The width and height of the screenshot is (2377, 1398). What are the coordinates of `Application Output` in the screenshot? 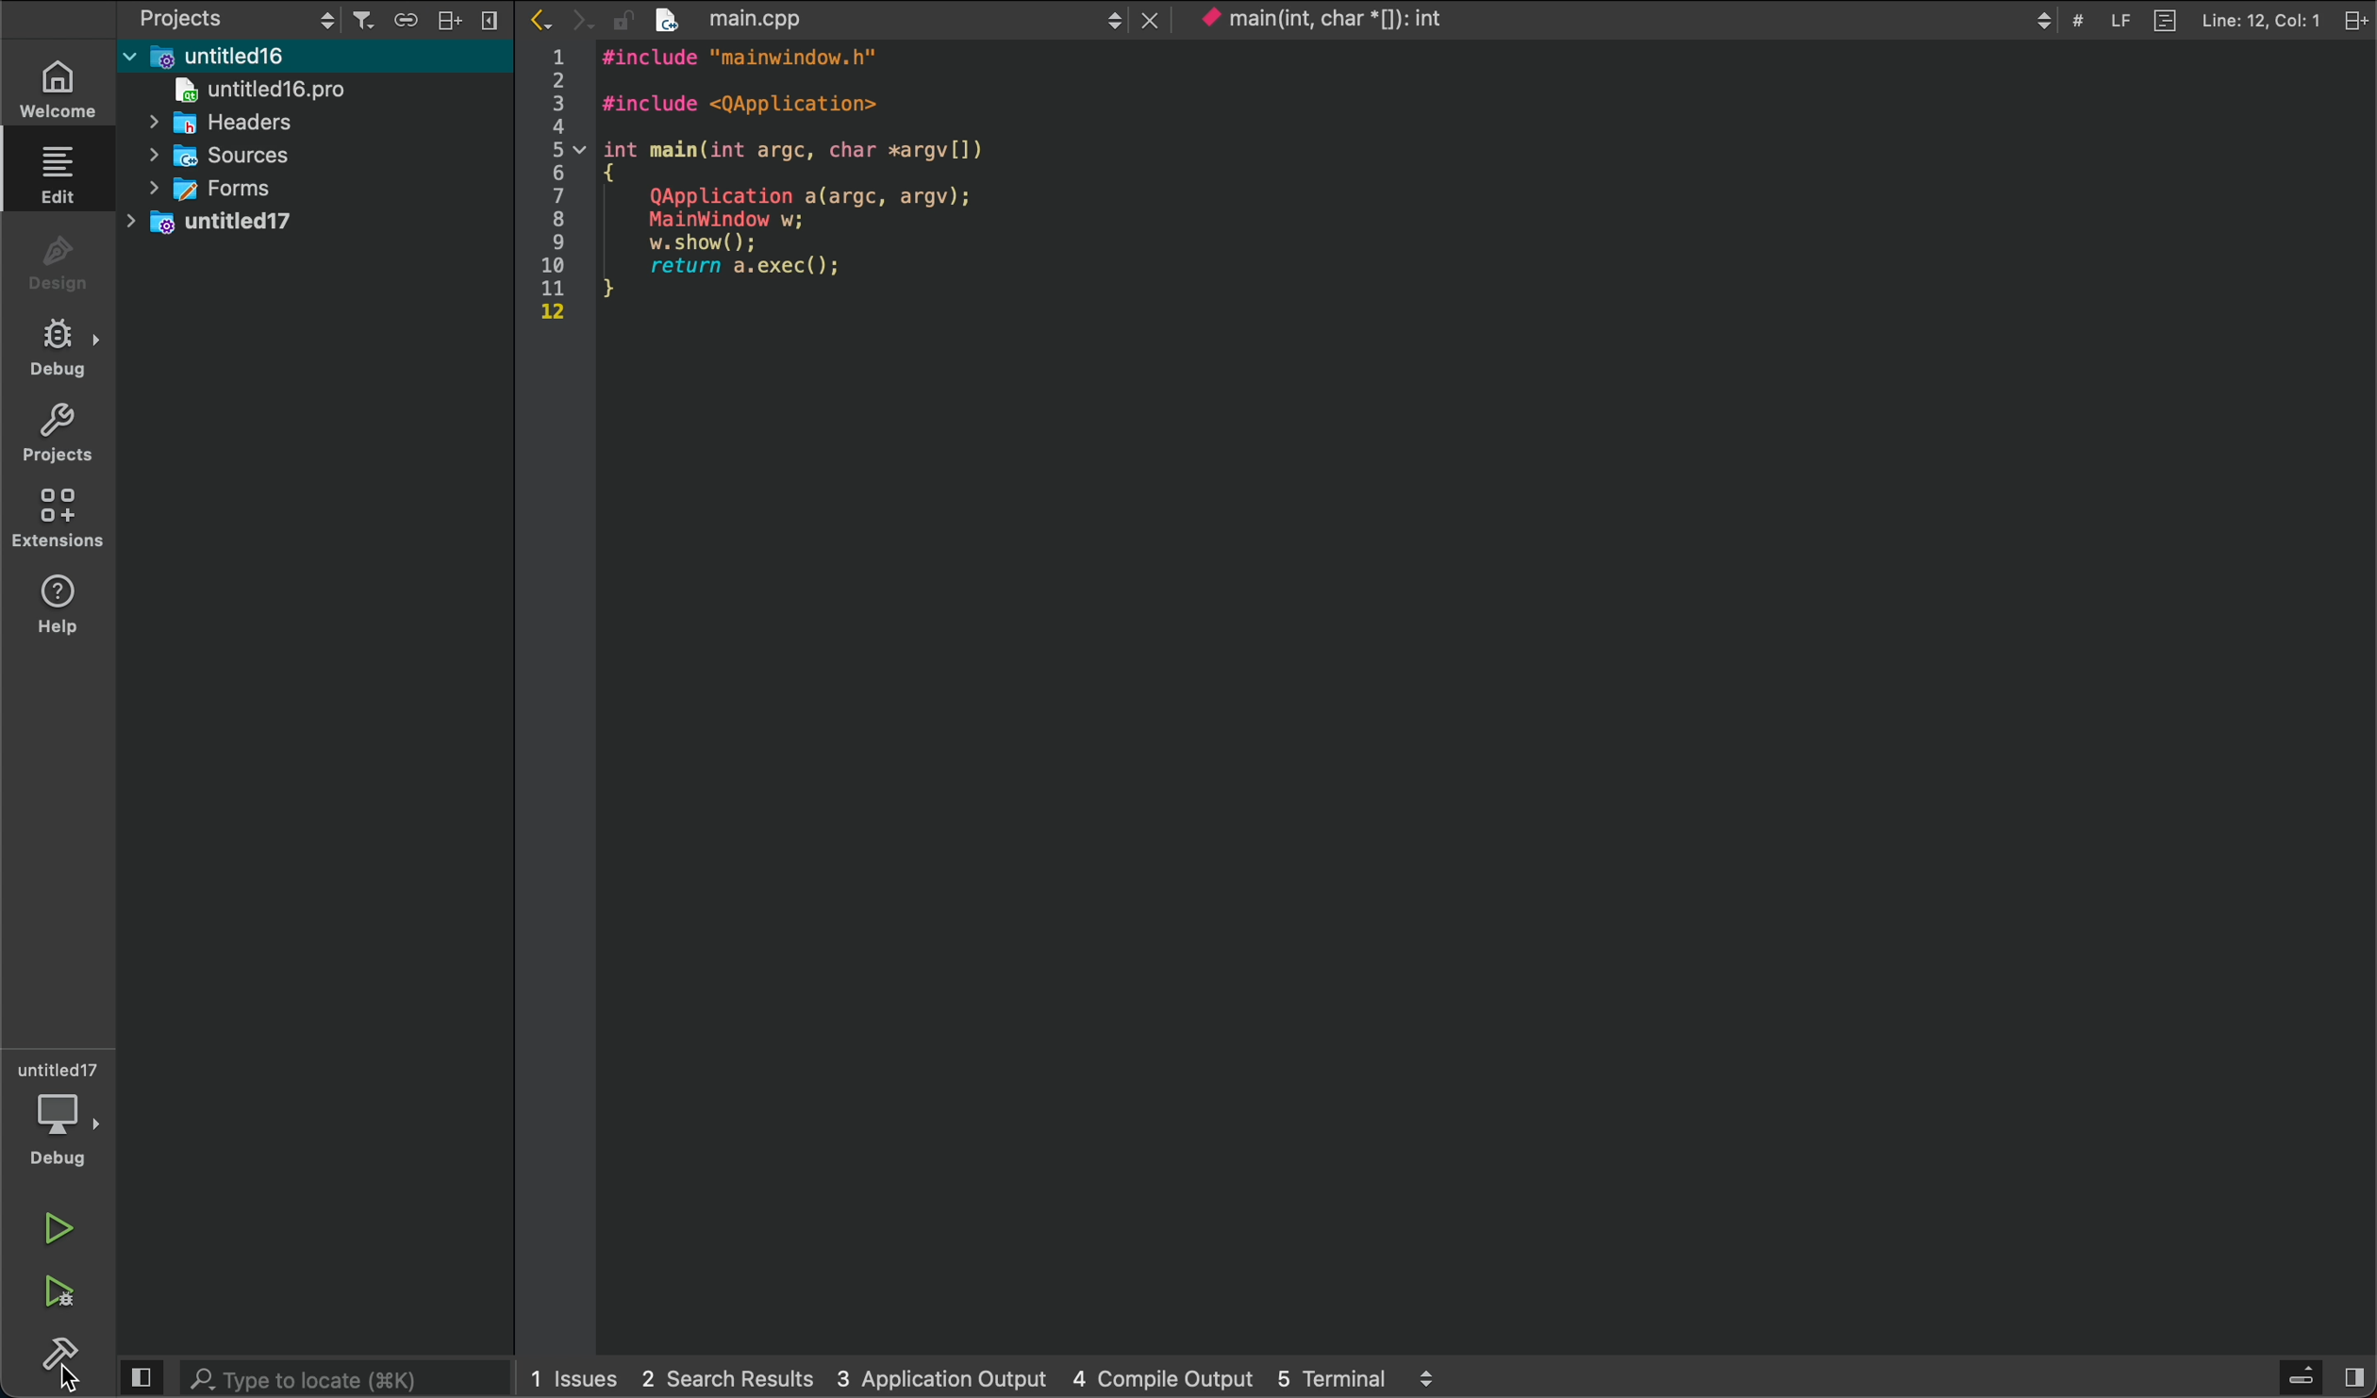 It's located at (938, 1376).